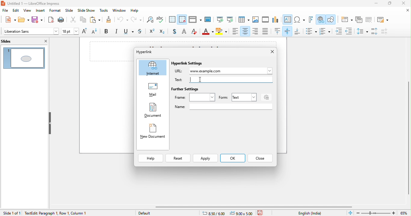 The height and width of the screenshot is (216, 411). What do you see at coordinates (136, 20) in the screenshot?
I see `redo` at bounding box center [136, 20].